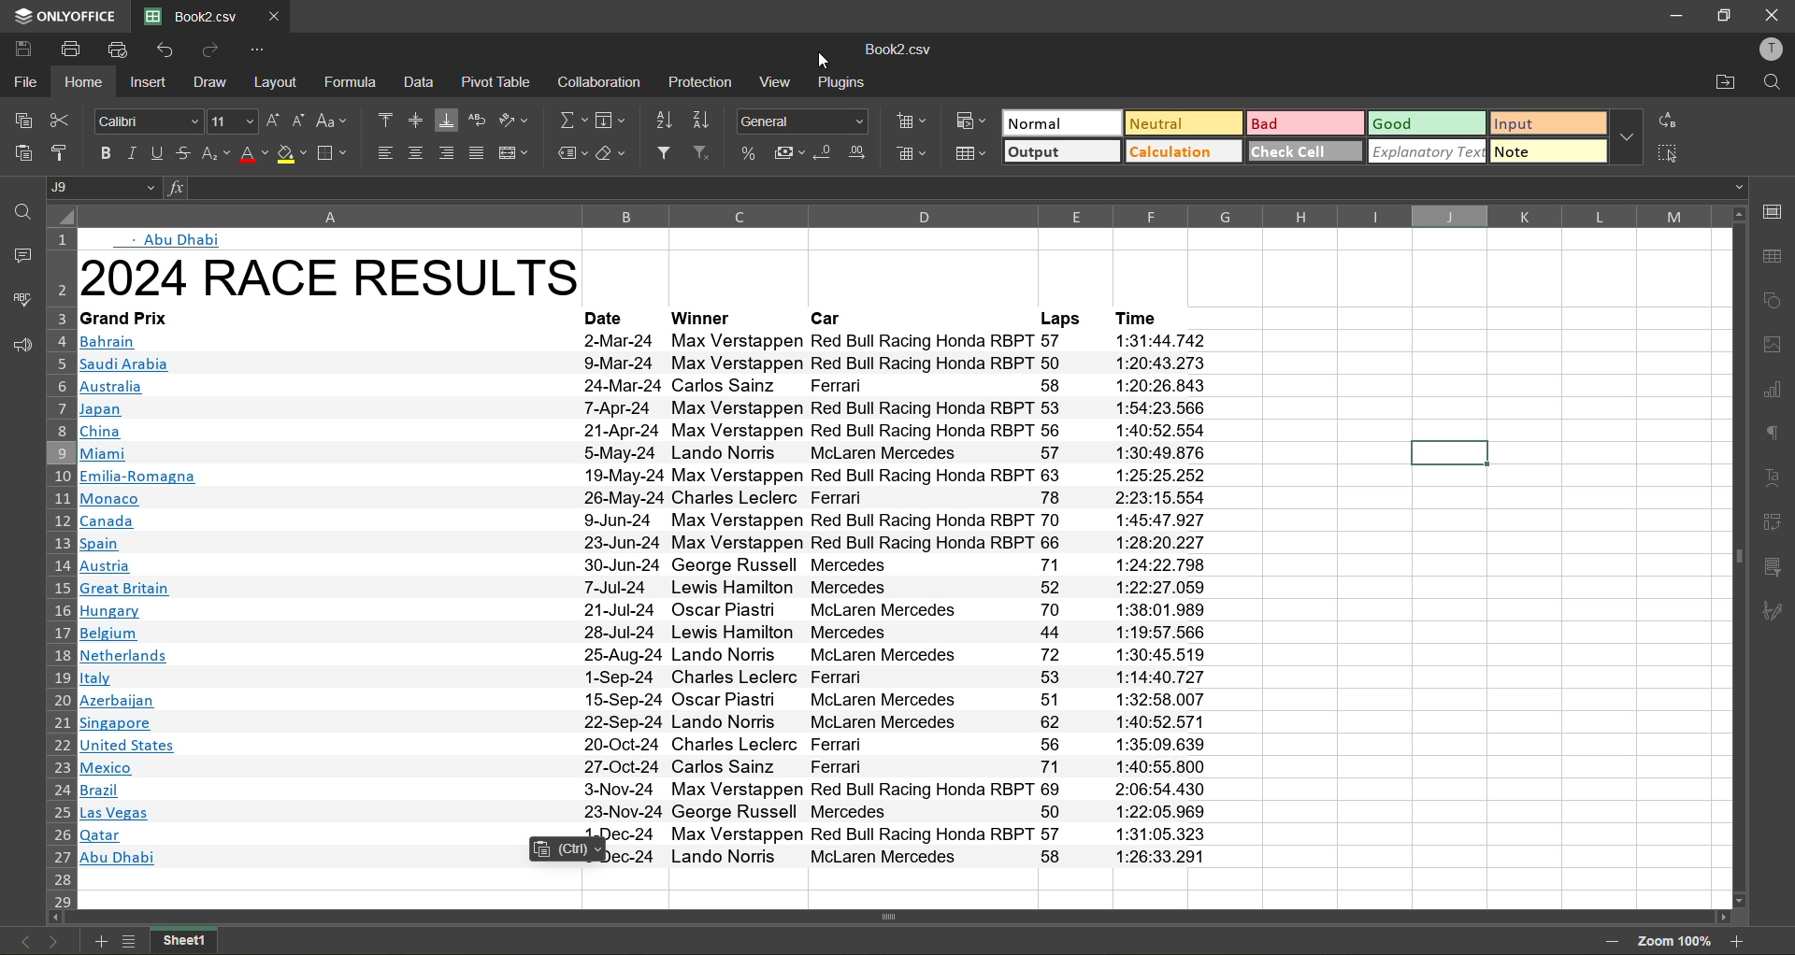  What do you see at coordinates (643, 611) in the screenshot?
I see `text info` at bounding box center [643, 611].